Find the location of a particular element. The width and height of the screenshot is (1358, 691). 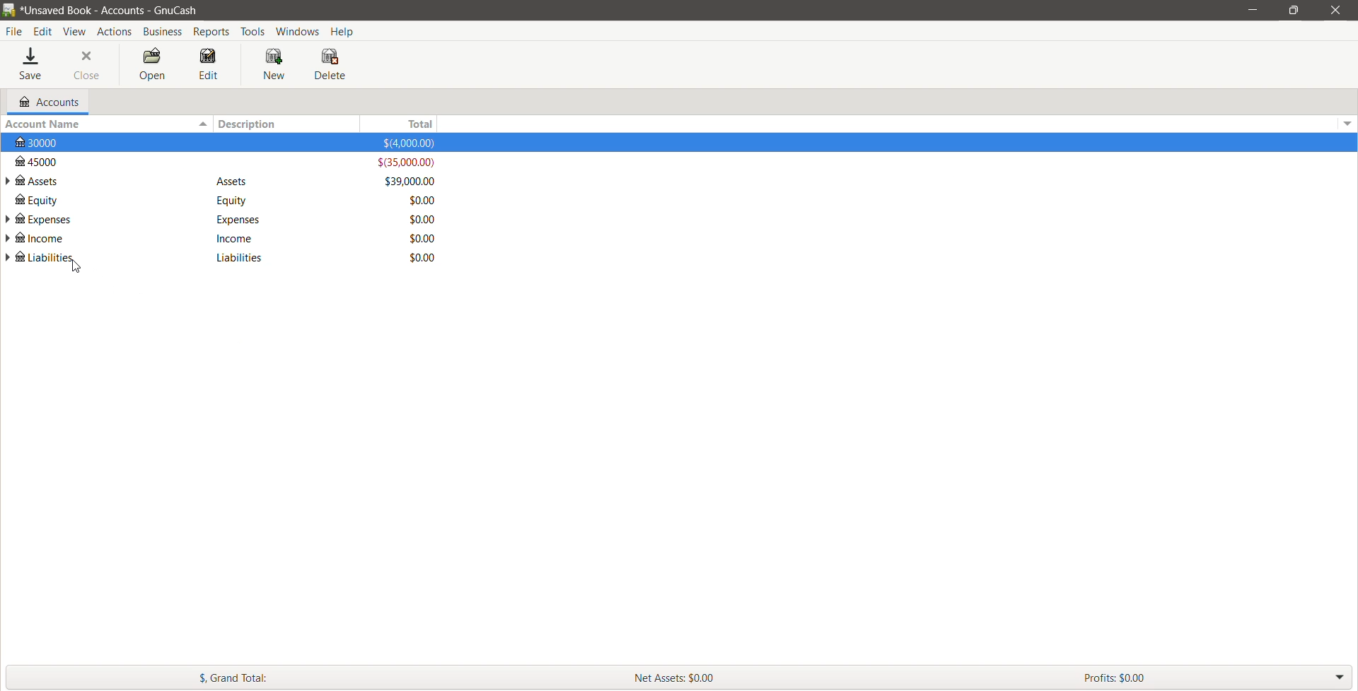

View is located at coordinates (75, 32).